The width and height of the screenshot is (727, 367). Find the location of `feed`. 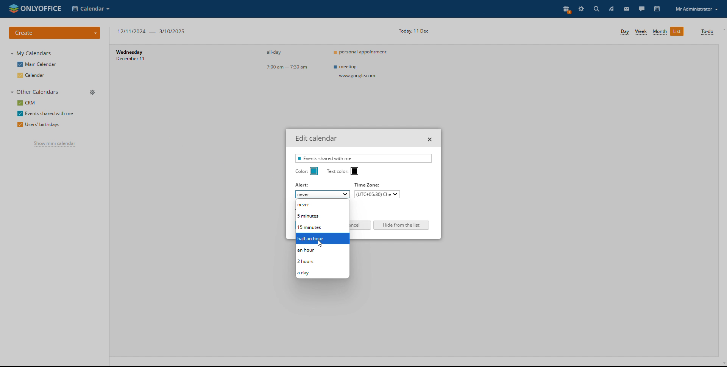

feed is located at coordinates (611, 9).